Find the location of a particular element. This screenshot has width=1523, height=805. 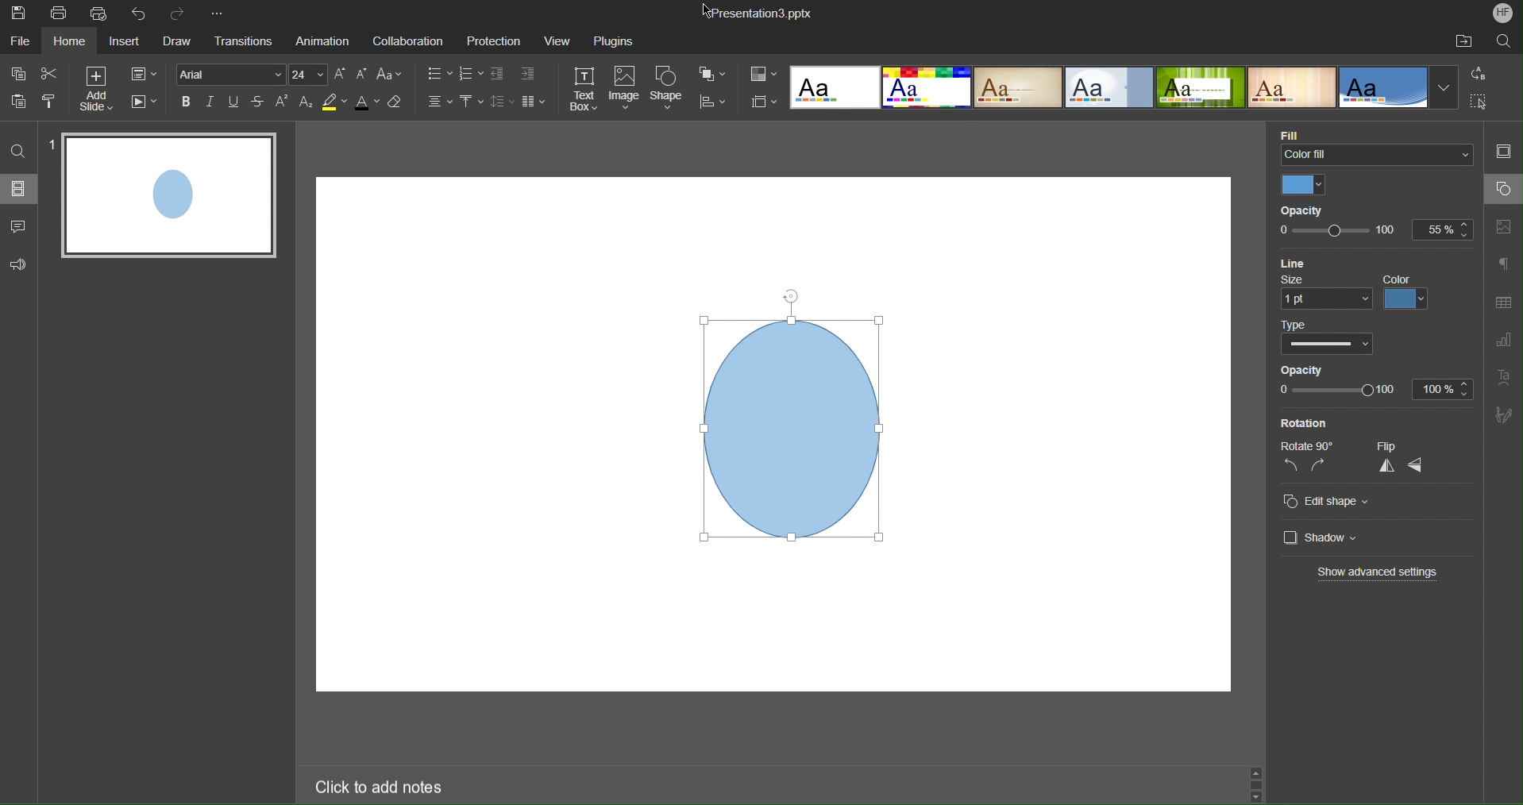

Rotation is located at coordinates (1304, 423).